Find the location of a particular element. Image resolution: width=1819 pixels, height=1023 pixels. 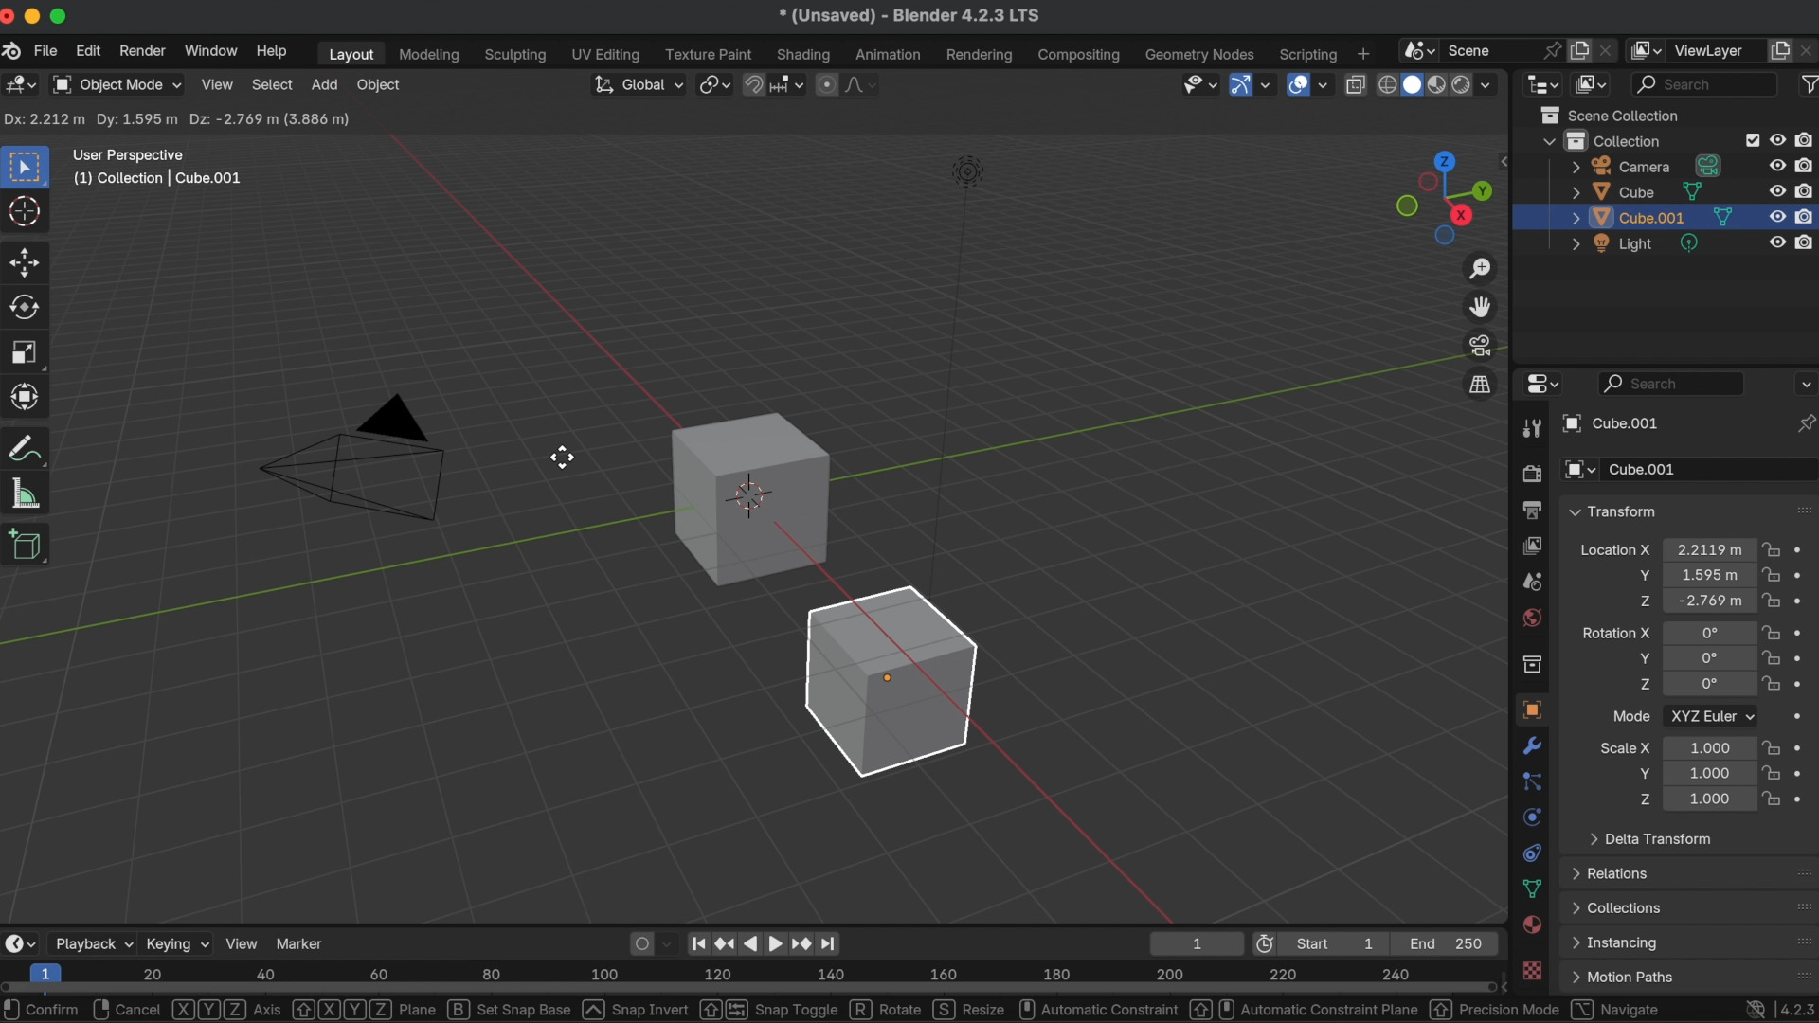

active workspace view layer is located at coordinates (1648, 49).